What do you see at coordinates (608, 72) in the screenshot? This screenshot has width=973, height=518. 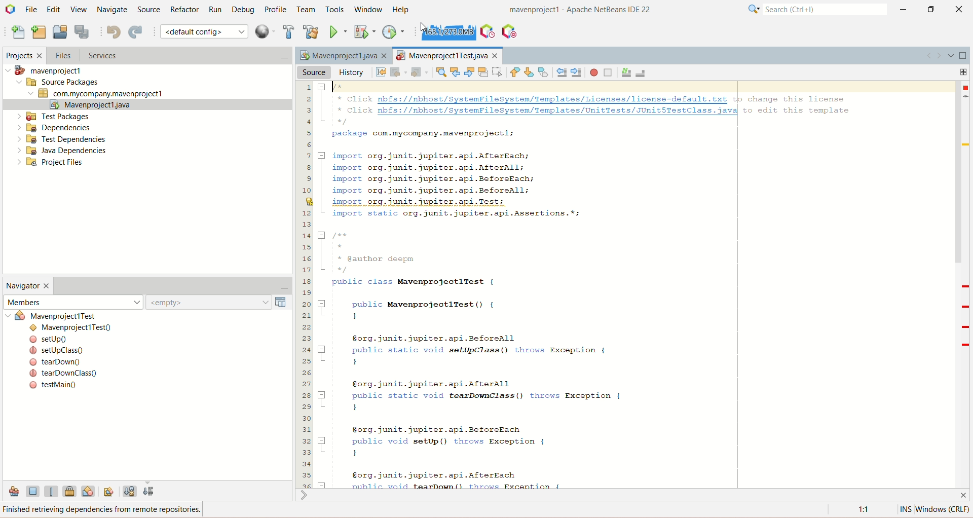 I see `stop macro recording` at bounding box center [608, 72].